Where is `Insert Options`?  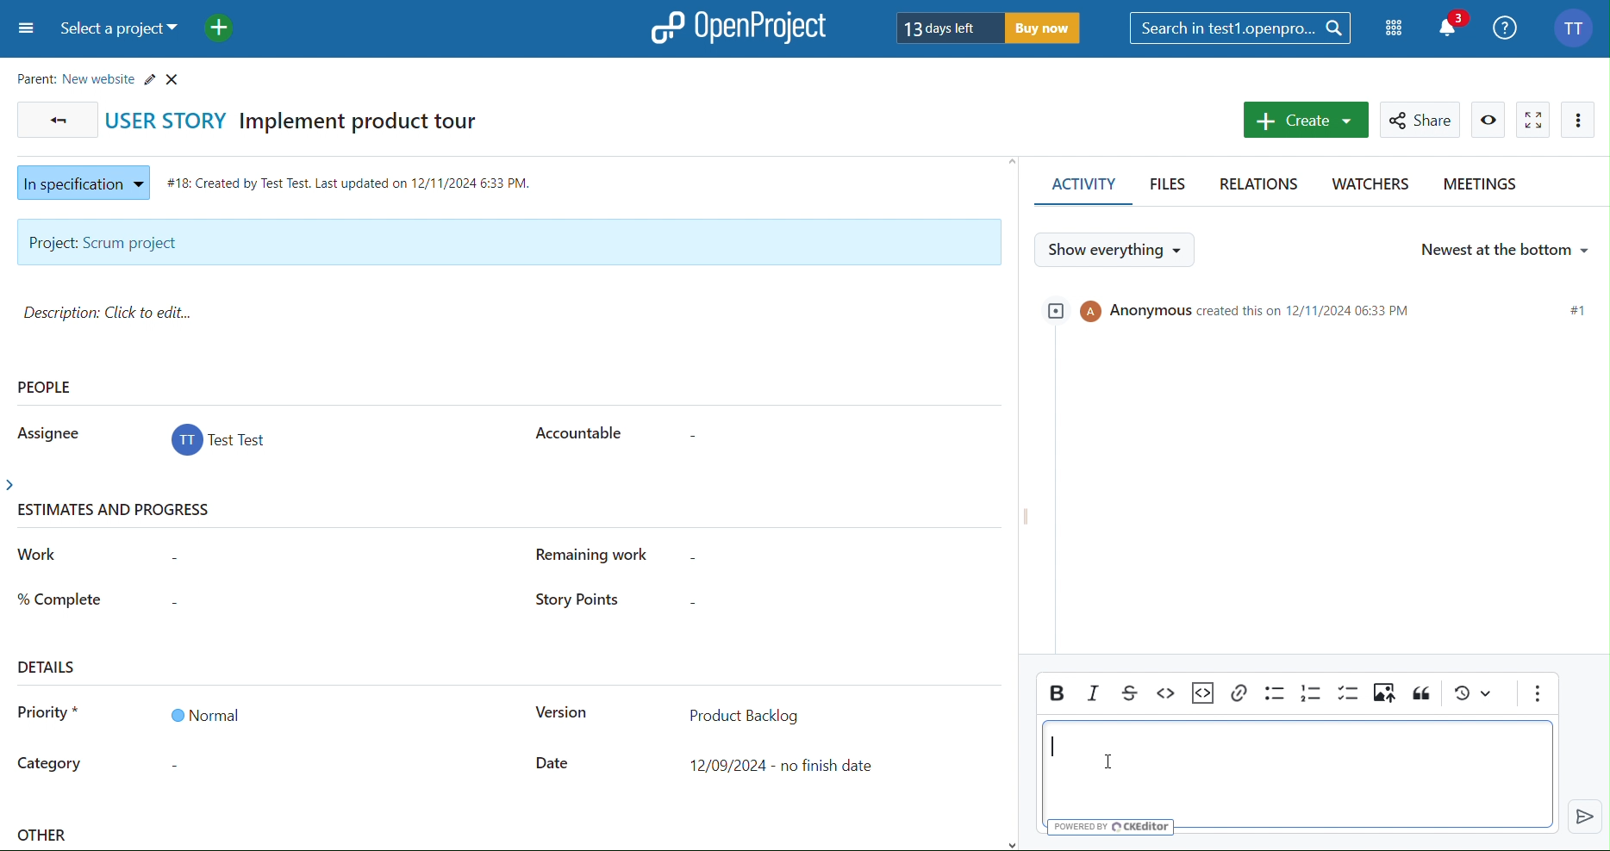
Insert Options is located at coordinates (1203, 693).